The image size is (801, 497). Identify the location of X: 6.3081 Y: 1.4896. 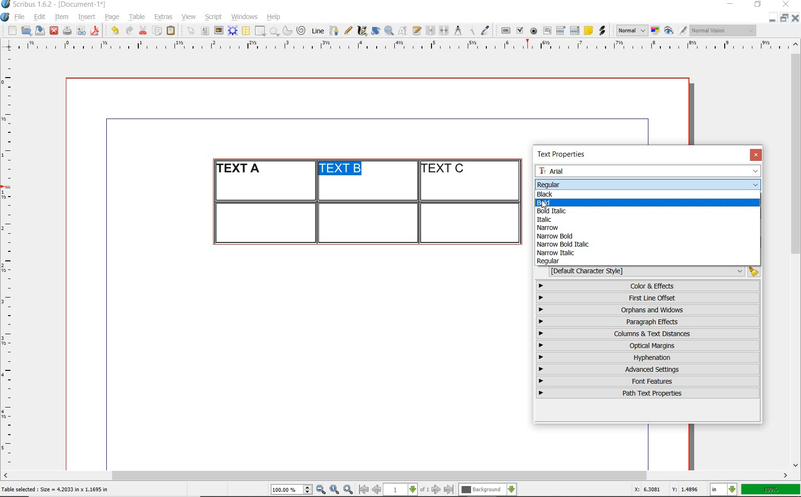
(668, 489).